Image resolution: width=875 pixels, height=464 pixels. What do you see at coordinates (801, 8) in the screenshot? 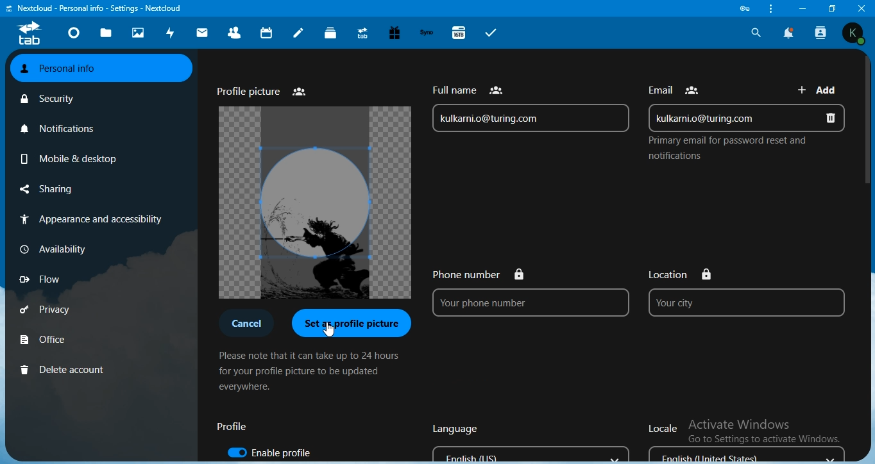
I see `minimize` at bounding box center [801, 8].